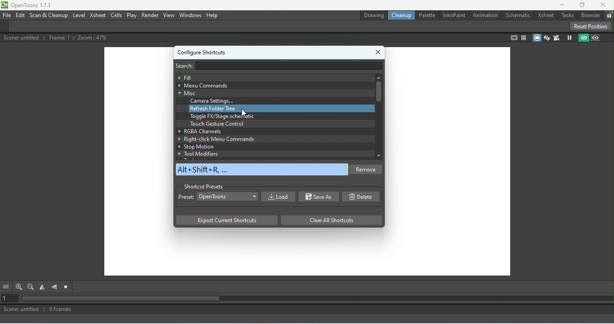  I want to click on Camera settings, so click(214, 101).